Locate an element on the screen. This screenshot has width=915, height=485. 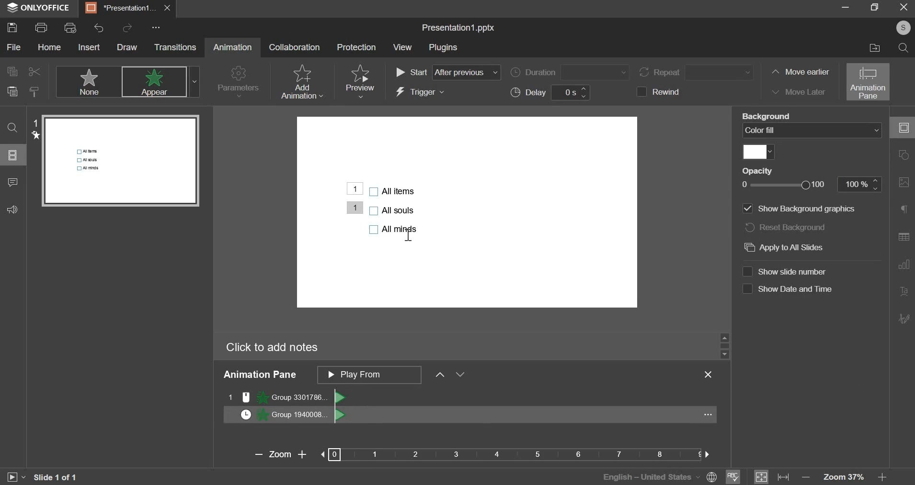
delay is located at coordinates (552, 93).